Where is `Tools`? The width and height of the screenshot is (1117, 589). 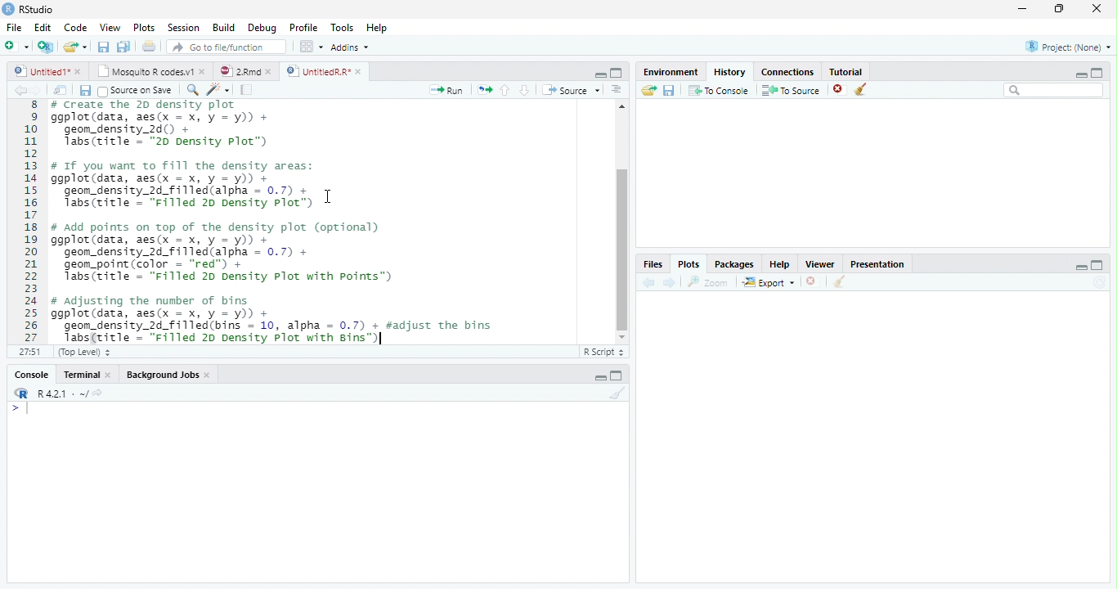
Tools is located at coordinates (343, 28).